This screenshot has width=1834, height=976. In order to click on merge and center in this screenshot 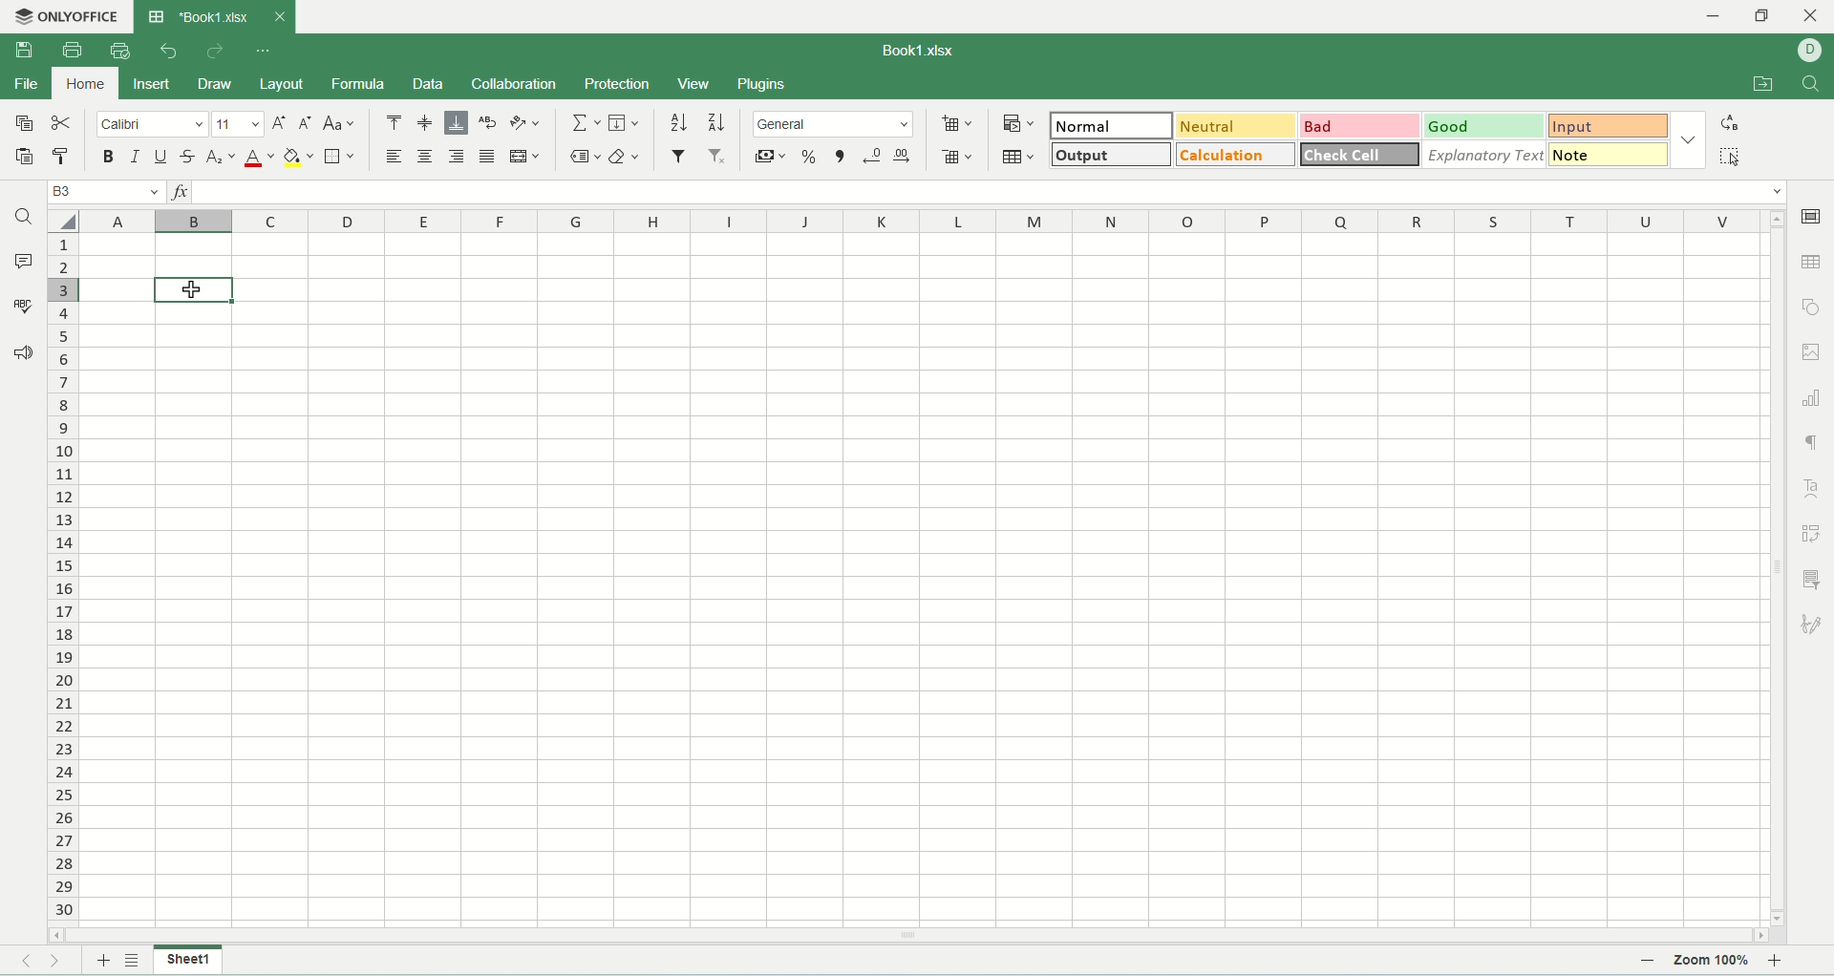, I will do `click(523, 157)`.